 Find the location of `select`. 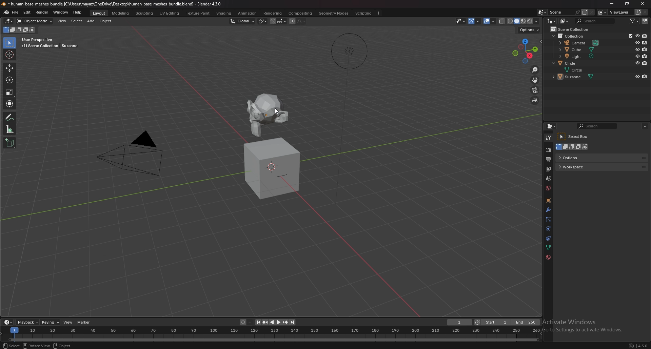

select is located at coordinates (11, 345).